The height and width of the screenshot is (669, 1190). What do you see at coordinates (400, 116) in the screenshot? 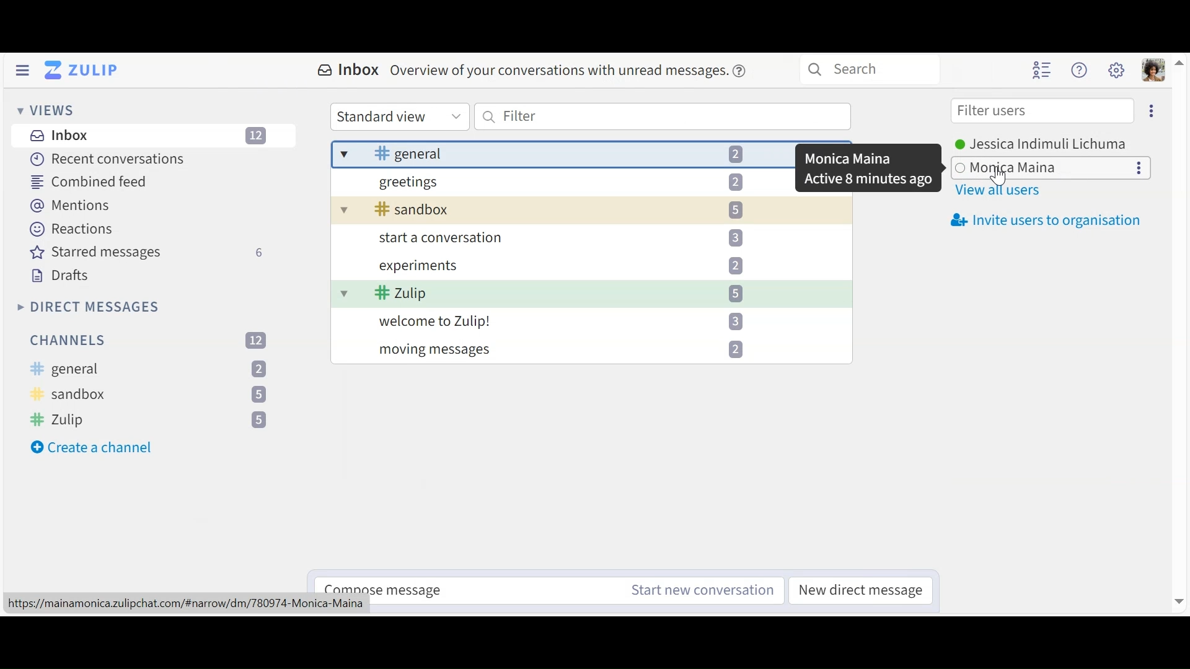
I see `Standard View` at bounding box center [400, 116].